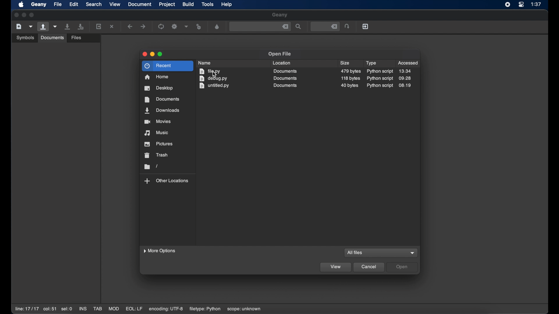 This screenshot has width=559, height=314. What do you see at coordinates (159, 88) in the screenshot?
I see `desktop` at bounding box center [159, 88].